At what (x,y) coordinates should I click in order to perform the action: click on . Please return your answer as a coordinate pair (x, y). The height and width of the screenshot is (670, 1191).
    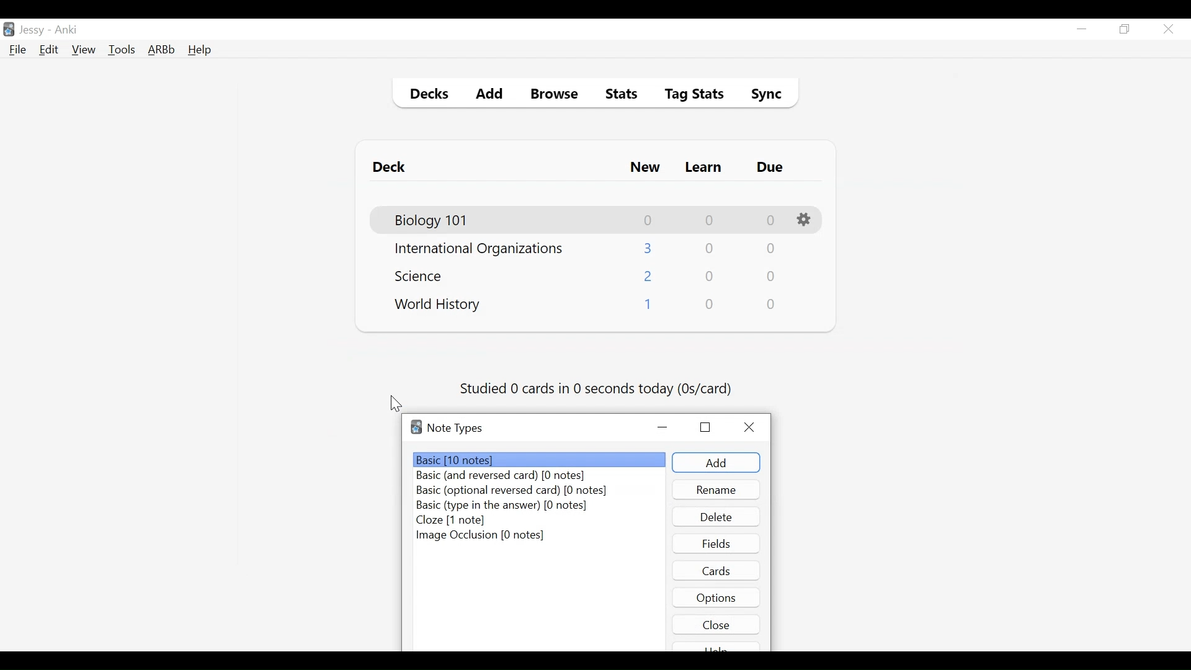
    Looking at the image, I should click on (716, 463).